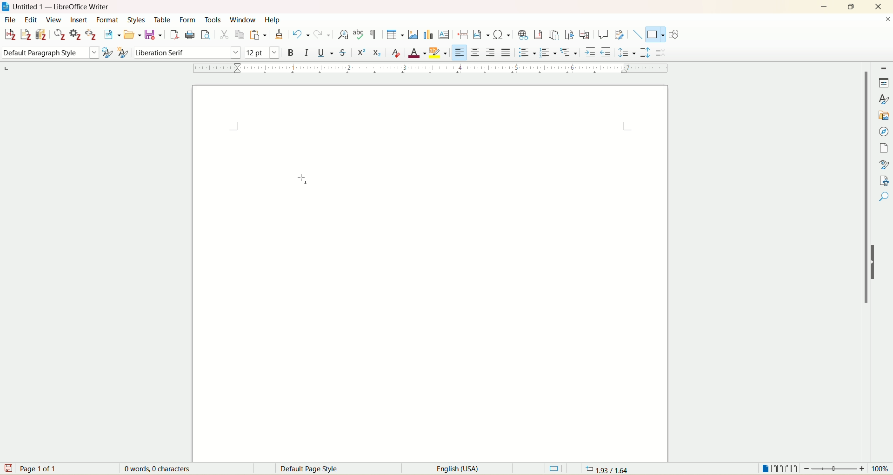 The image size is (893, 475). What do you see at coordinates (884, 132) in the screenshot?
I see `navigator` at bounding box center [884, 132].